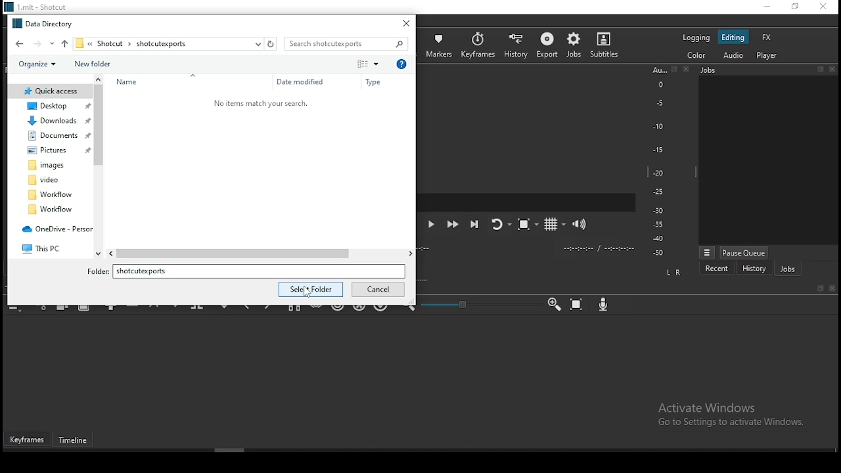 This screenshot has width=841, height=473. Describe the element at coordinates (767, 37) in the screenshot. I see `fx` at that location.